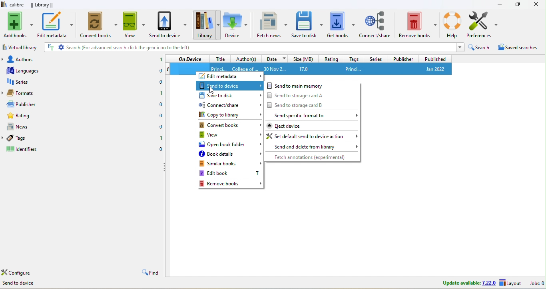  I want to click on jan 2022, so click(432, 69).